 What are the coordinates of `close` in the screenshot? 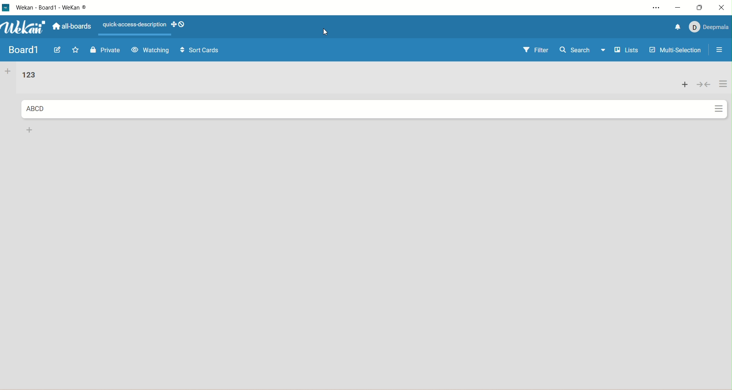 It's located at (724, 6).